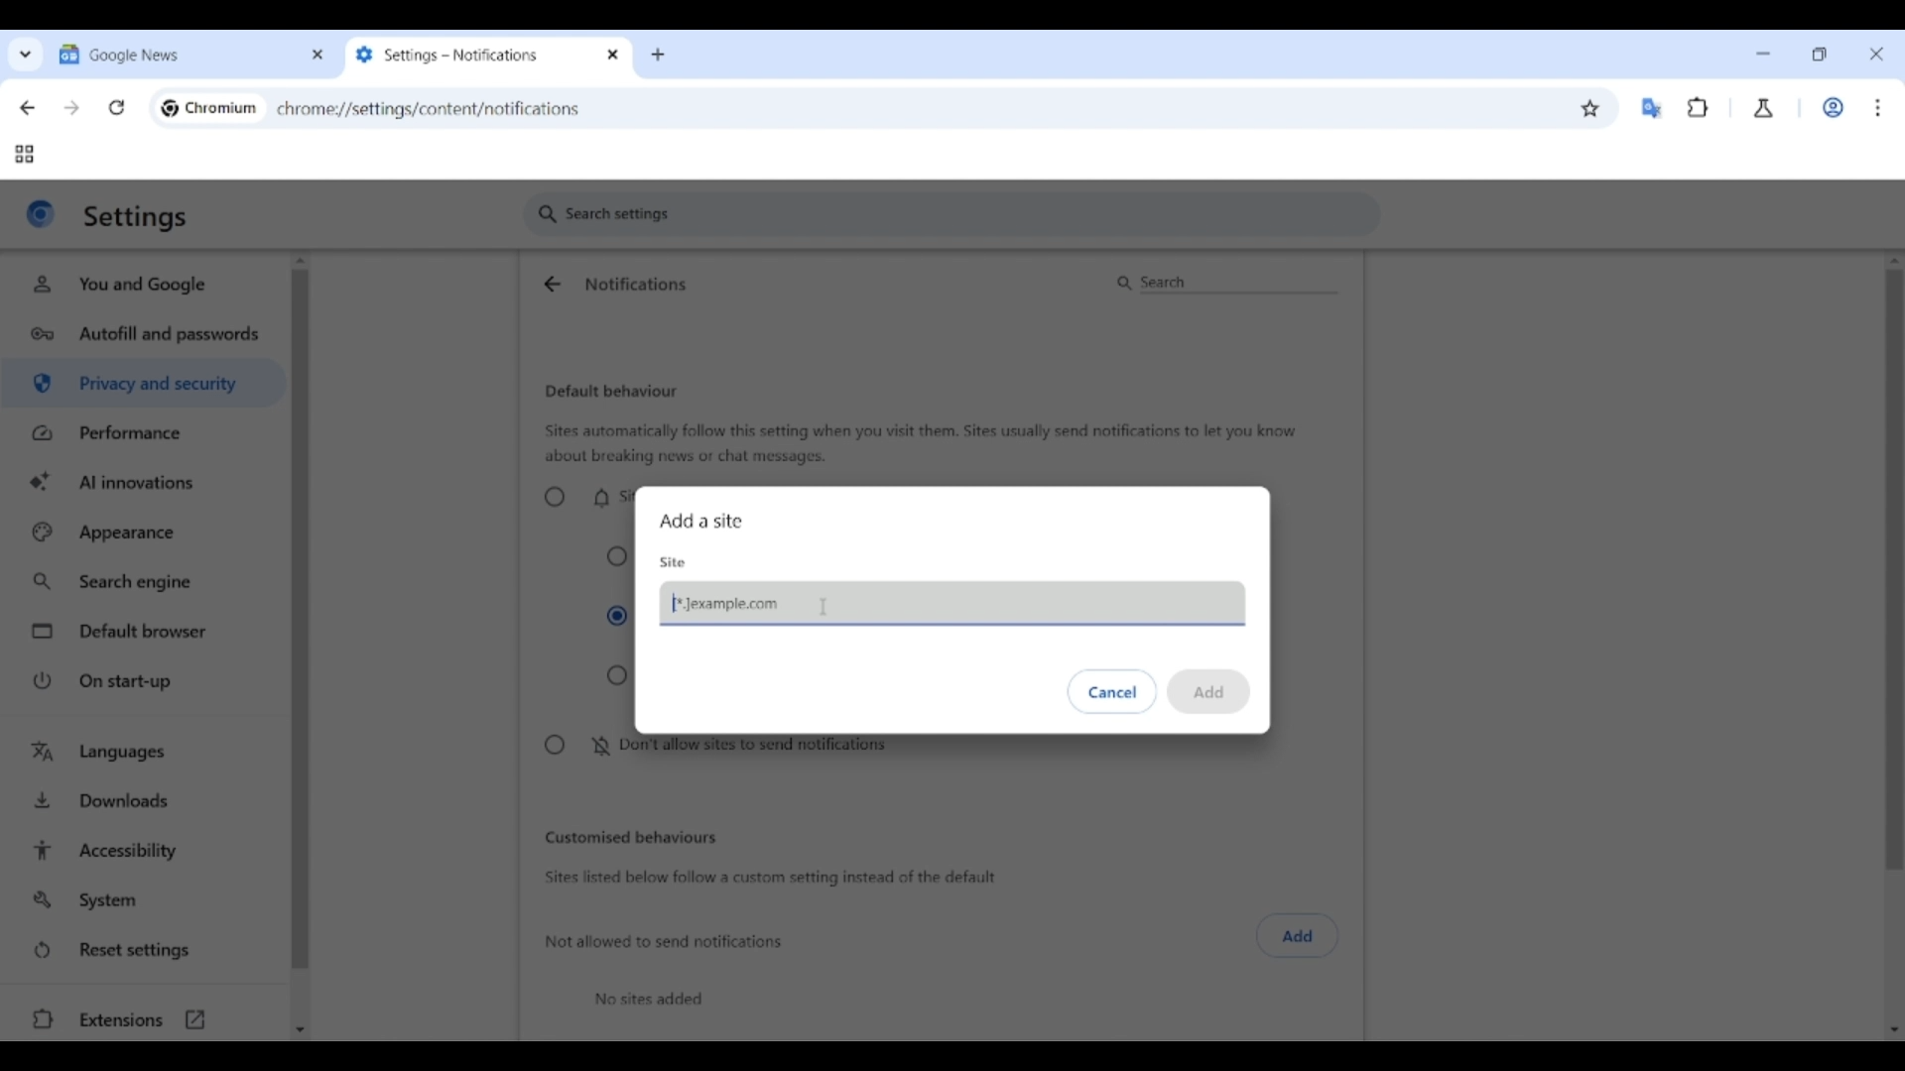 This screenshot has width=1905, height=1071. I want to click on Quick slide to top, so click(1894, 261).